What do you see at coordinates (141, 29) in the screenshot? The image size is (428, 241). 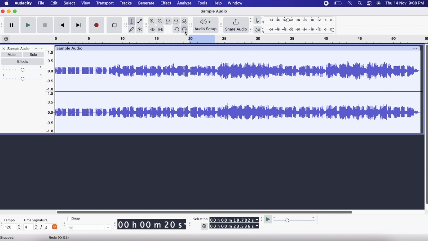 I see `Multi-tool` at bounding box center [141, 29].